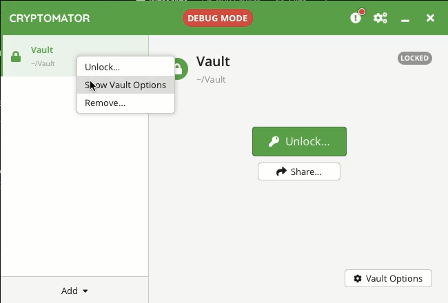 The image size is (448, 303). I want to click on Show Vault Options, so click(128, 85).